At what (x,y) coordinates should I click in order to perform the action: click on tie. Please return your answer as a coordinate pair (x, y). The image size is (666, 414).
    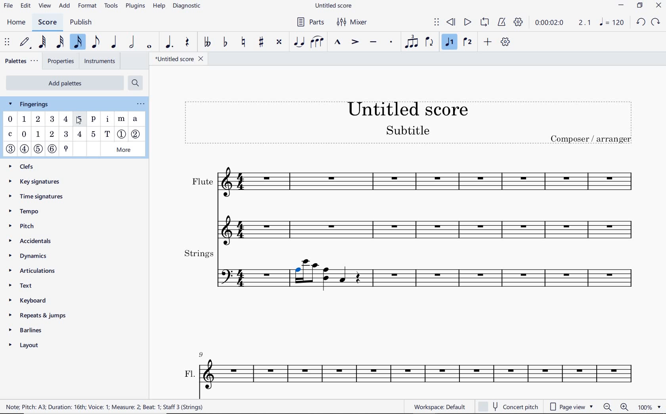
    Looking at the image, I should click on (298, 42).